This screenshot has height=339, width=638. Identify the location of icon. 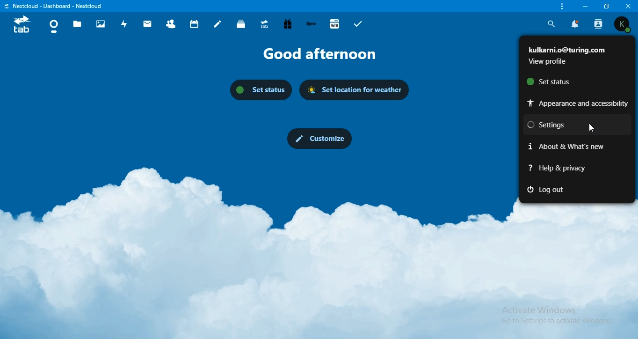
(21, 25).